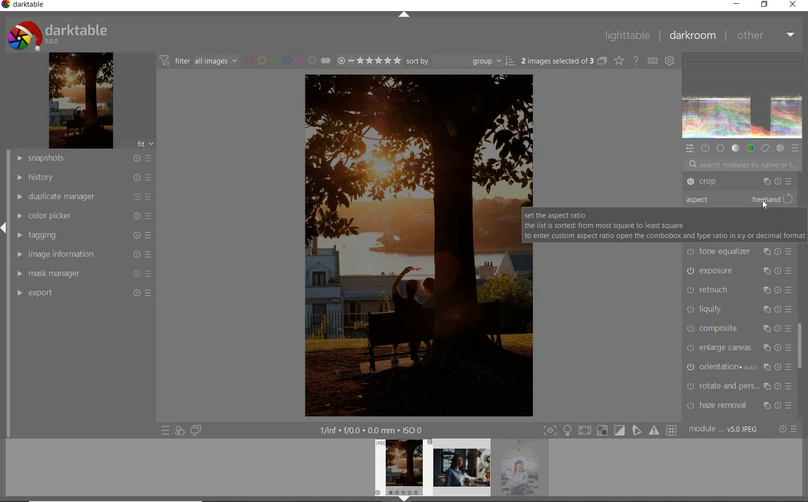 This screenshot has height=502, width=808. I want to click on liquify, so click(740, 310).